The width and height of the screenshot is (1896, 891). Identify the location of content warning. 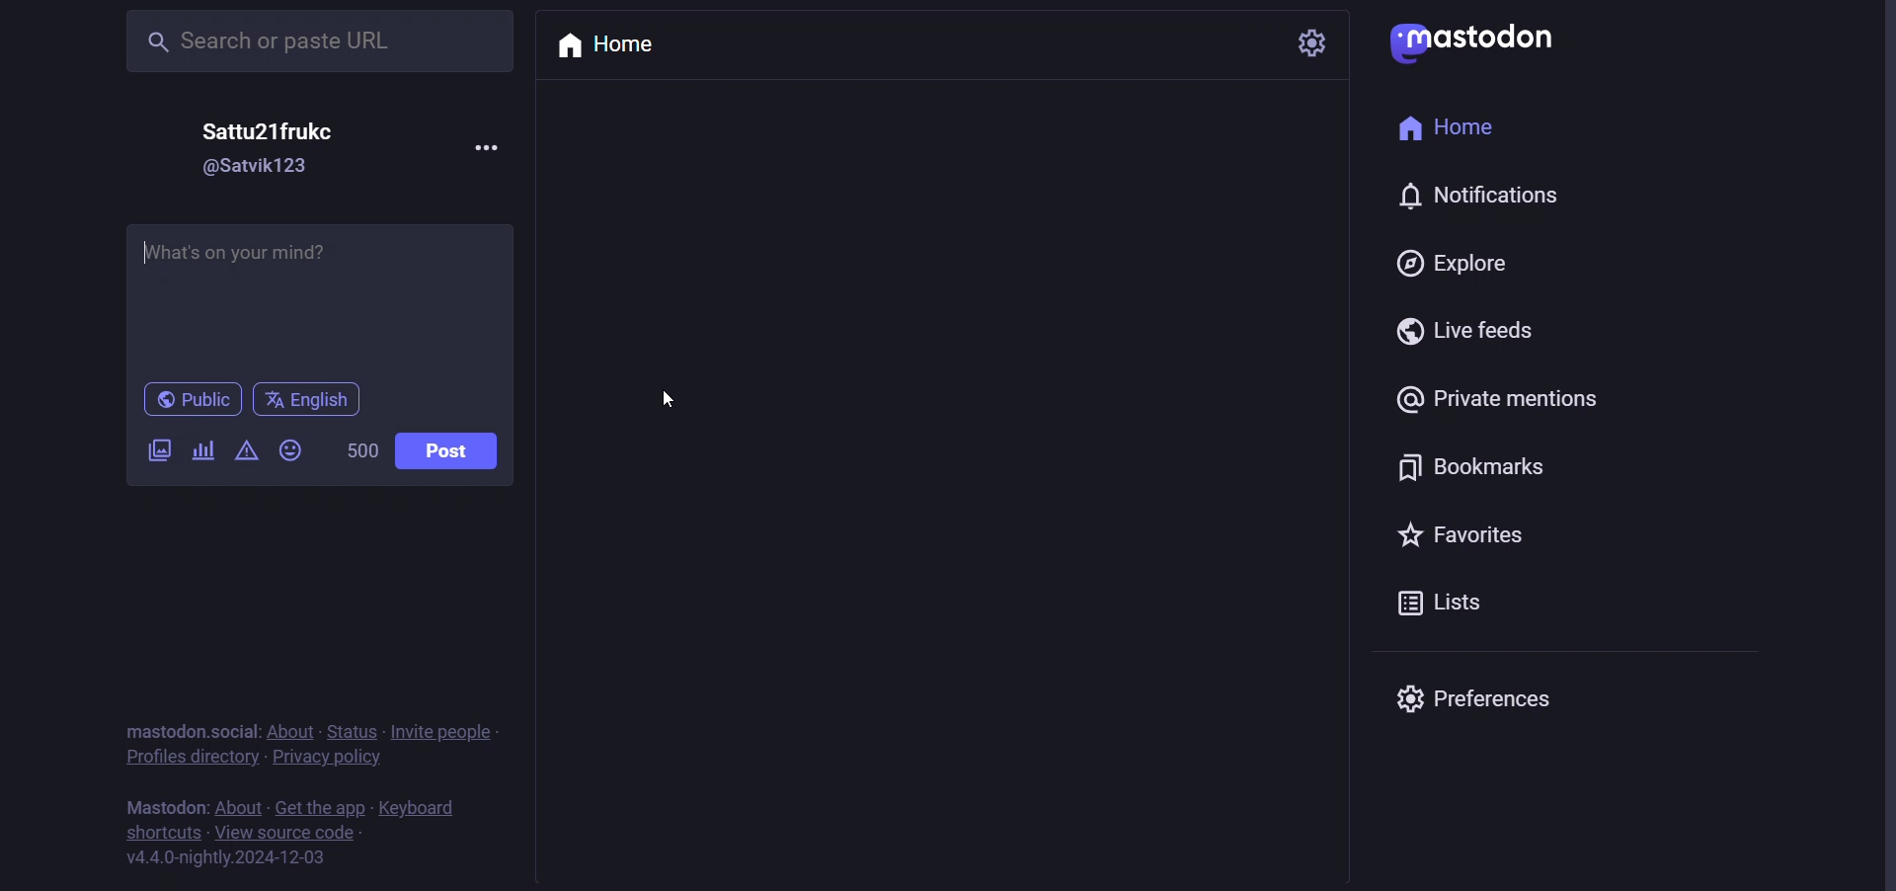
(244, 453).